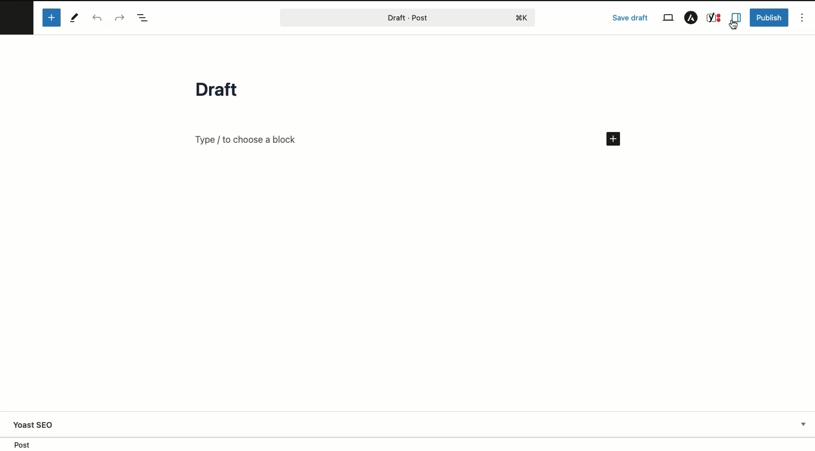 Image resolution: width=815 pixels, height=451 pixels. I want to click on add, so click(615, 139).